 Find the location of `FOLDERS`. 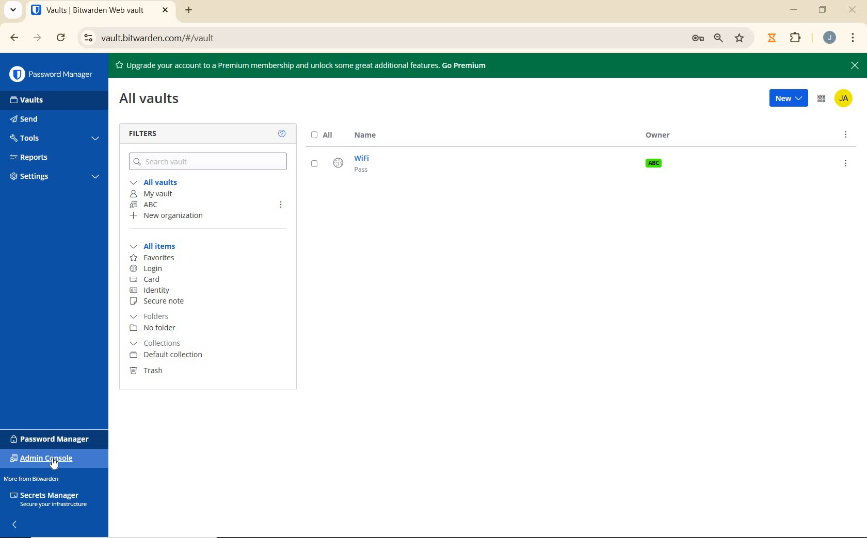

FOLDERS is located at coordinates (158, 316).